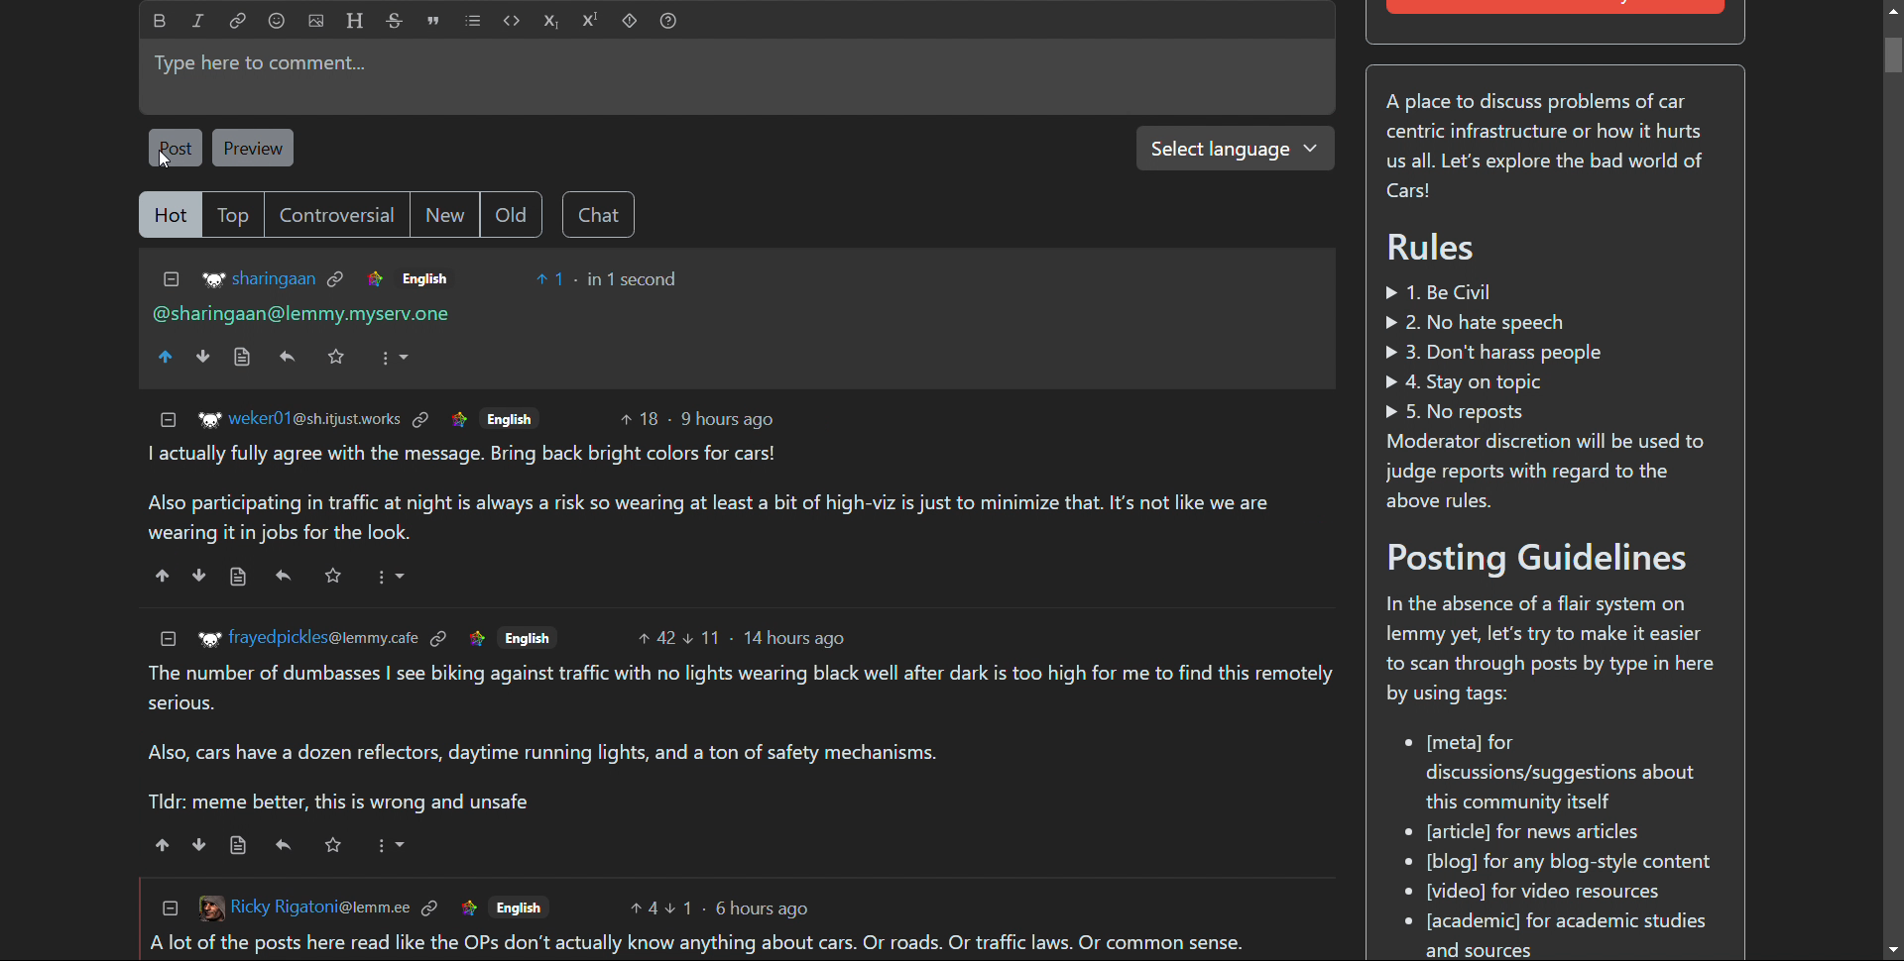 This screenshot has width=1904, height=961. I want to click on Downvote 11, so click(704, 636).